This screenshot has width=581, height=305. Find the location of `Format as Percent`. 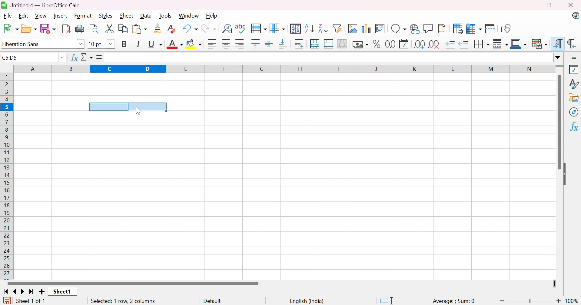

Format as Percent is located at coordinates (376, 44).